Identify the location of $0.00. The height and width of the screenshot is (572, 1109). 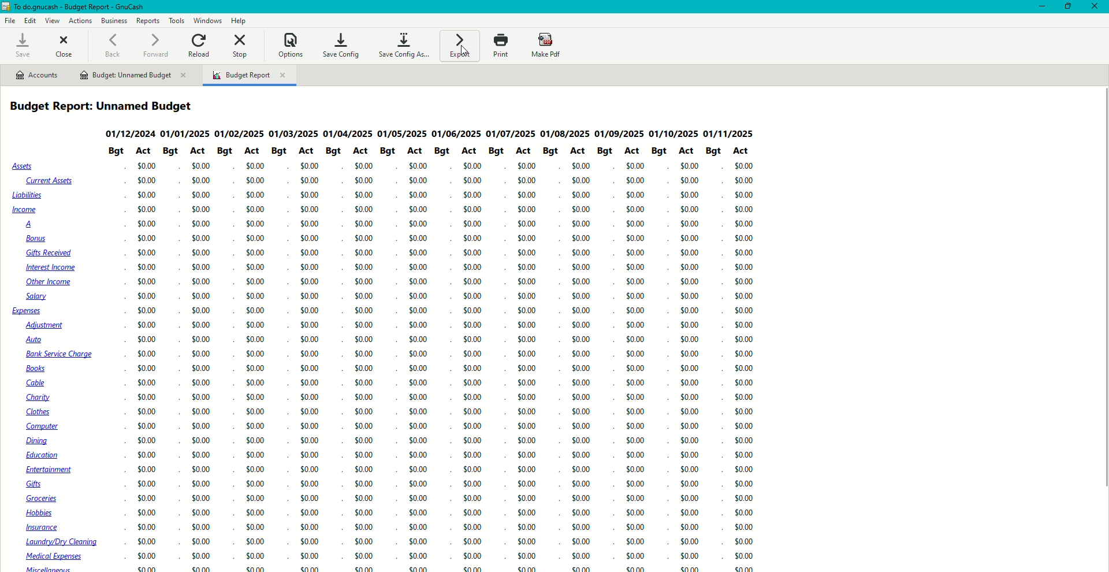
(147, 414).